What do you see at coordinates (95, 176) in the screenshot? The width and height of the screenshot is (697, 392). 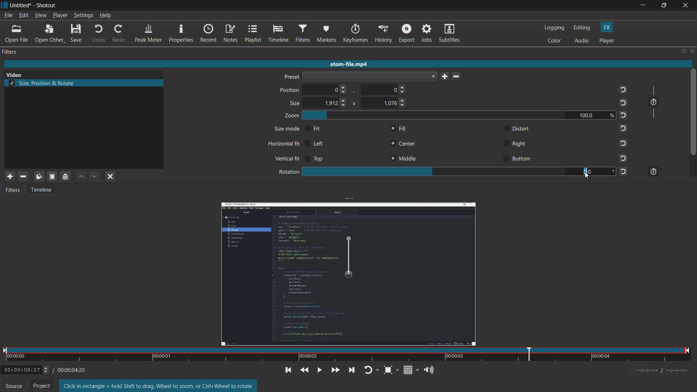 I see `move filter down` at bounding box center [95, 176].